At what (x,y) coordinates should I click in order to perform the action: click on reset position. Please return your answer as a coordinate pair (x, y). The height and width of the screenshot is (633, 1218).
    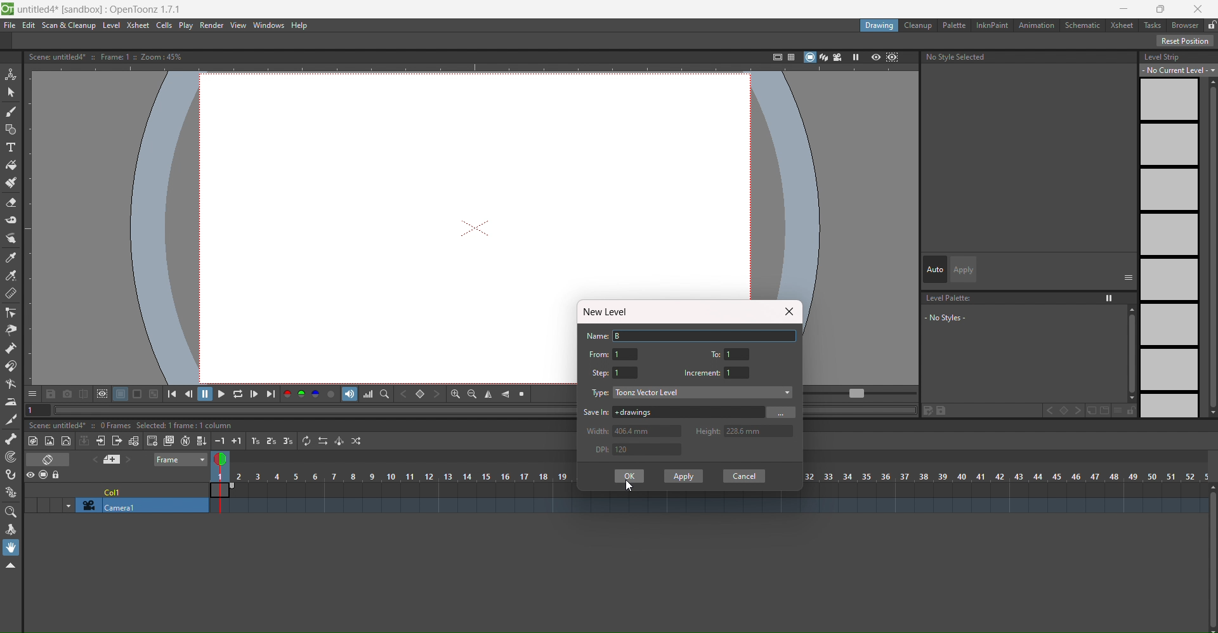
    Looking at the image, I should click on (1186, 41).